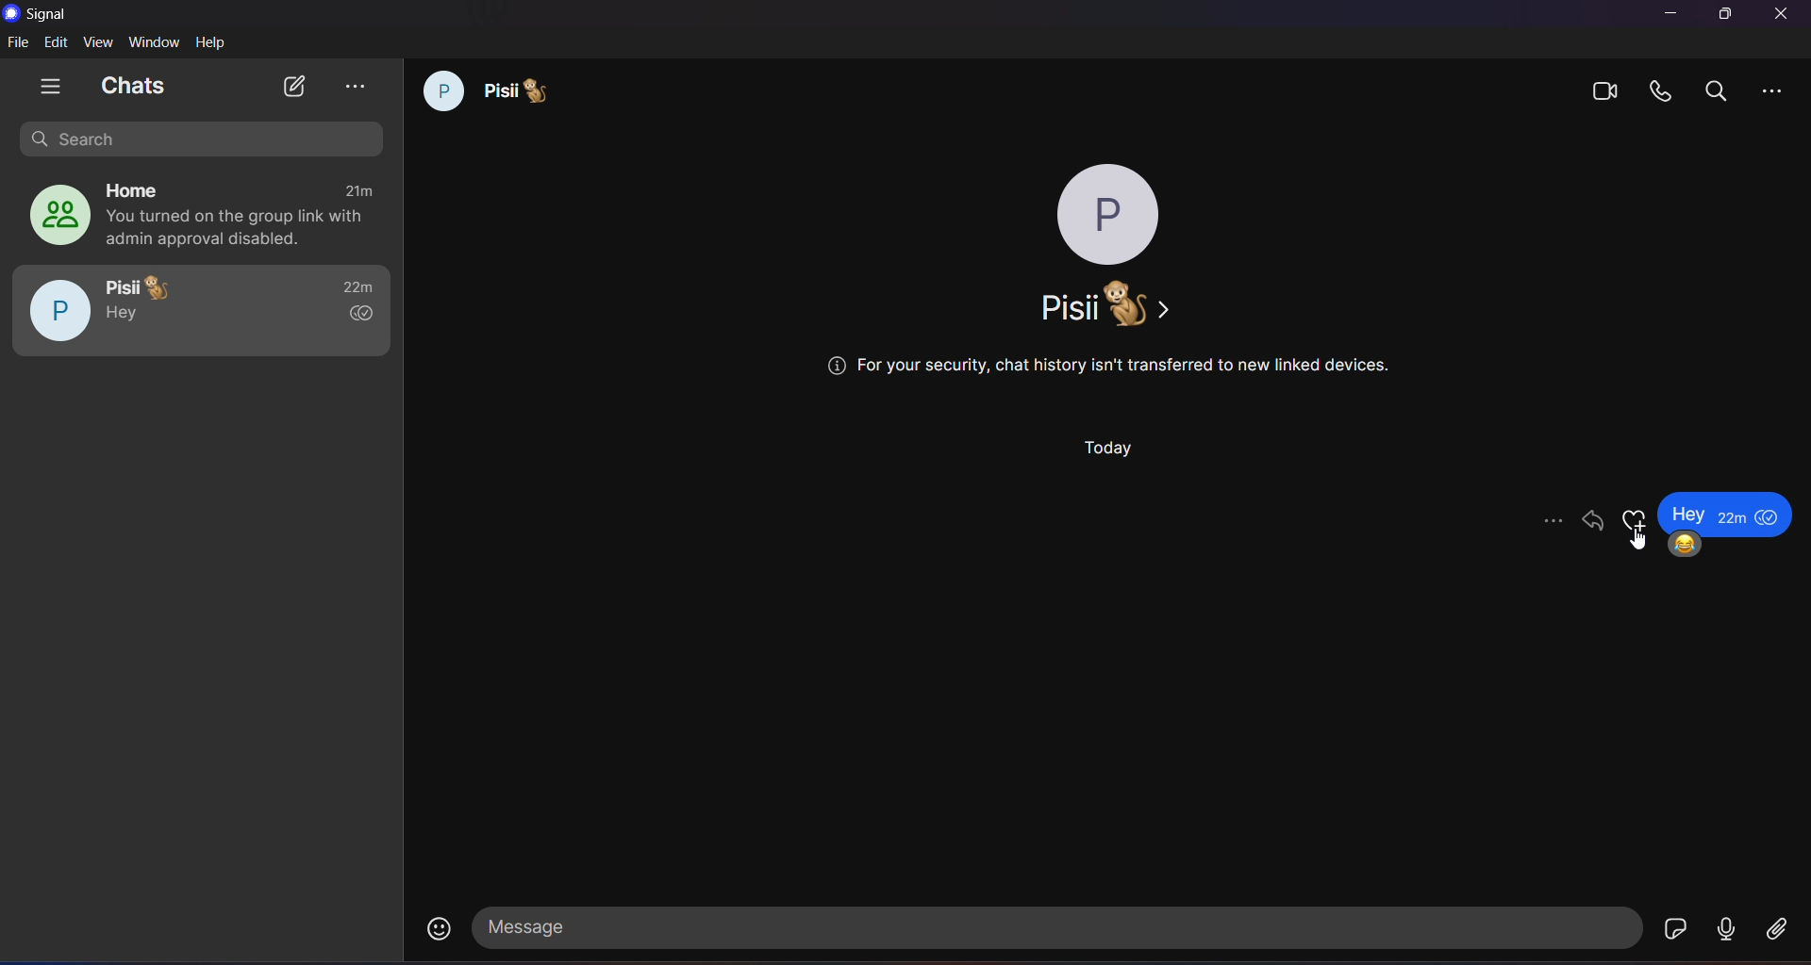  I want to click on home group chat, so click(196, 217).